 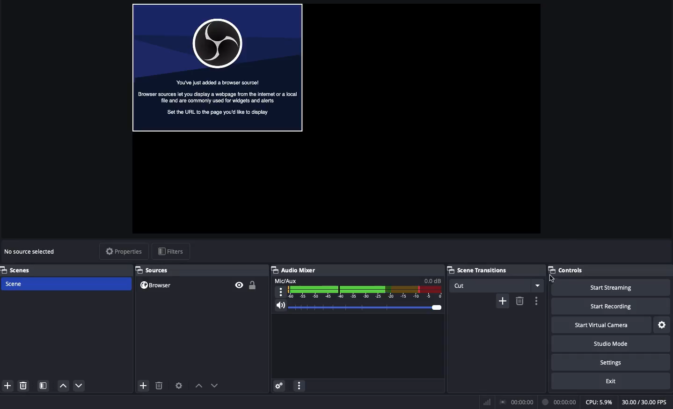 I want to click on Visible , so click(x=239, y=285).